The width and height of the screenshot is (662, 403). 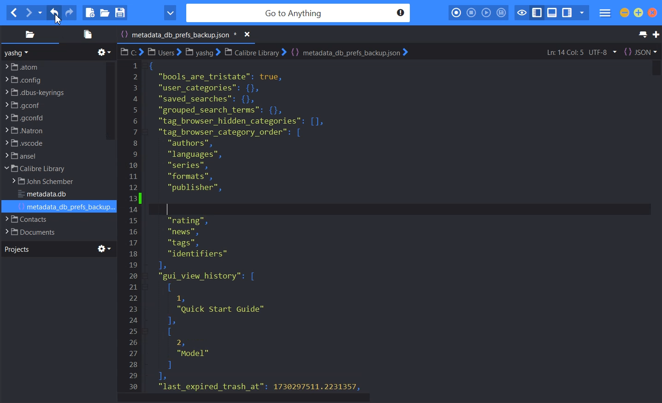 I want to click on Ln: 13 col:15 UTF-8, so click(x=581, y=52).